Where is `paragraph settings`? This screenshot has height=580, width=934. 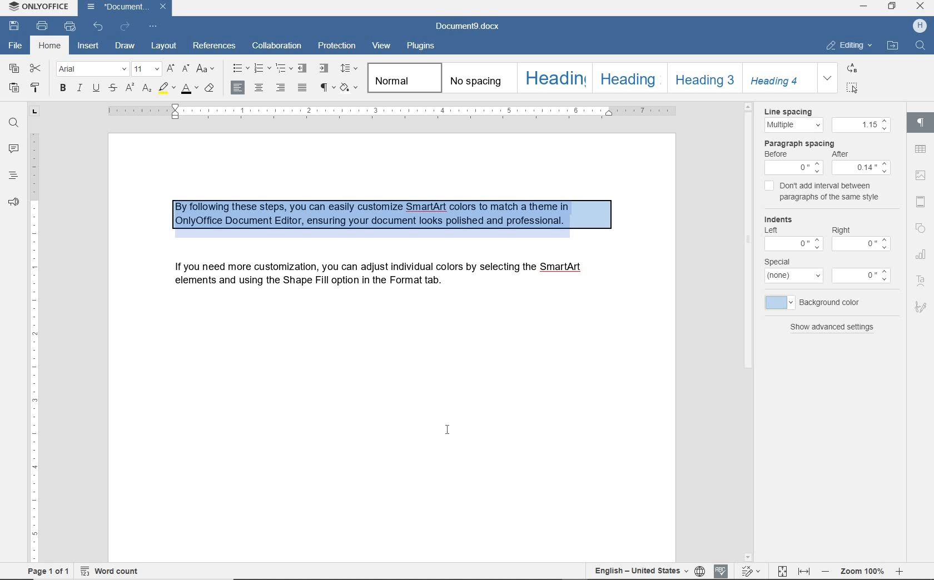 paragraph settings is located at coordinates (920, 125).